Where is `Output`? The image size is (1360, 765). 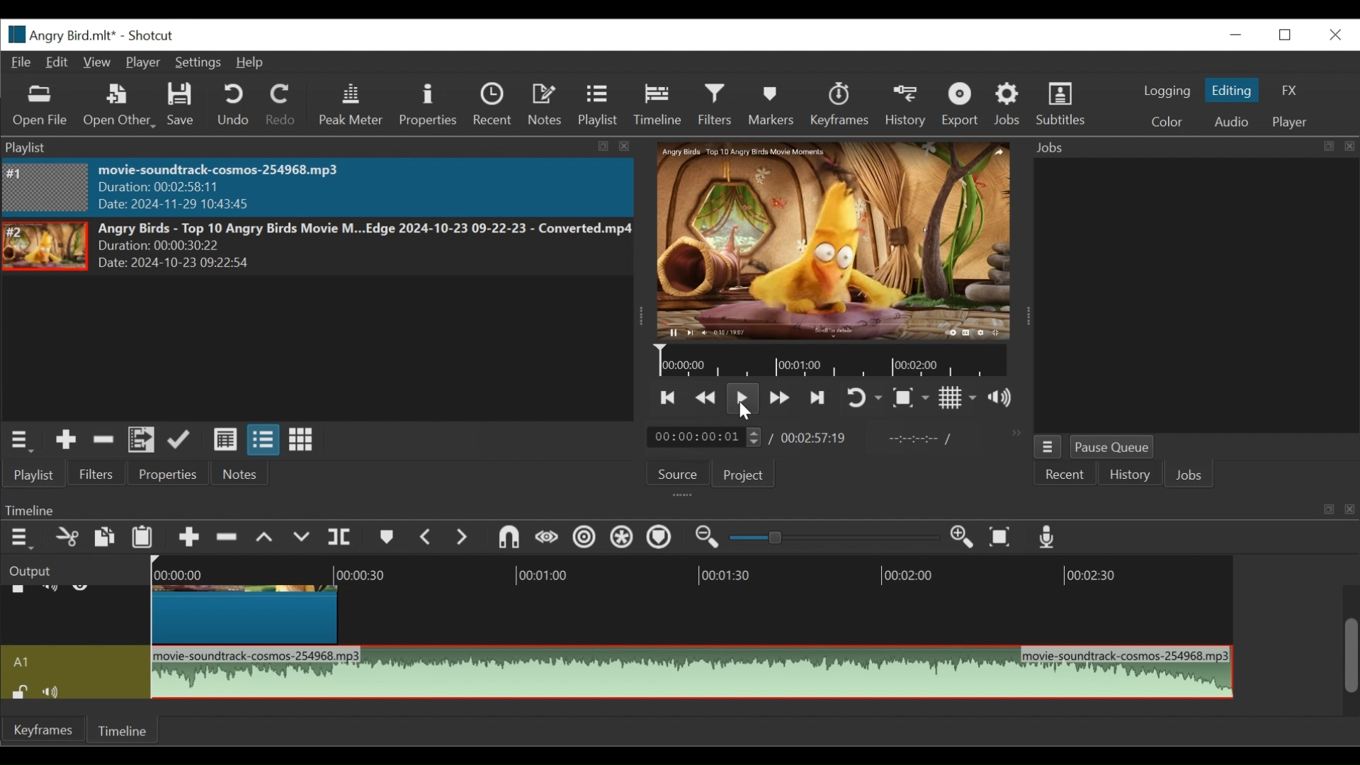 Output is located at coordinates (73, 569).